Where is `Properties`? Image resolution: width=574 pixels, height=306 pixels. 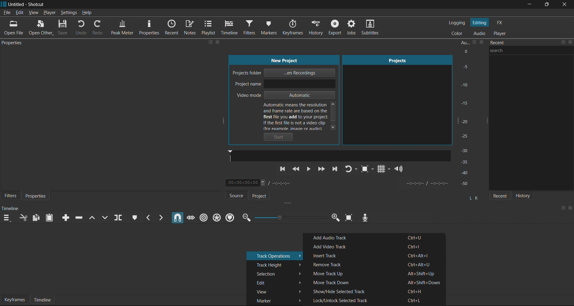 Properties is located at coordinates (149, 27).